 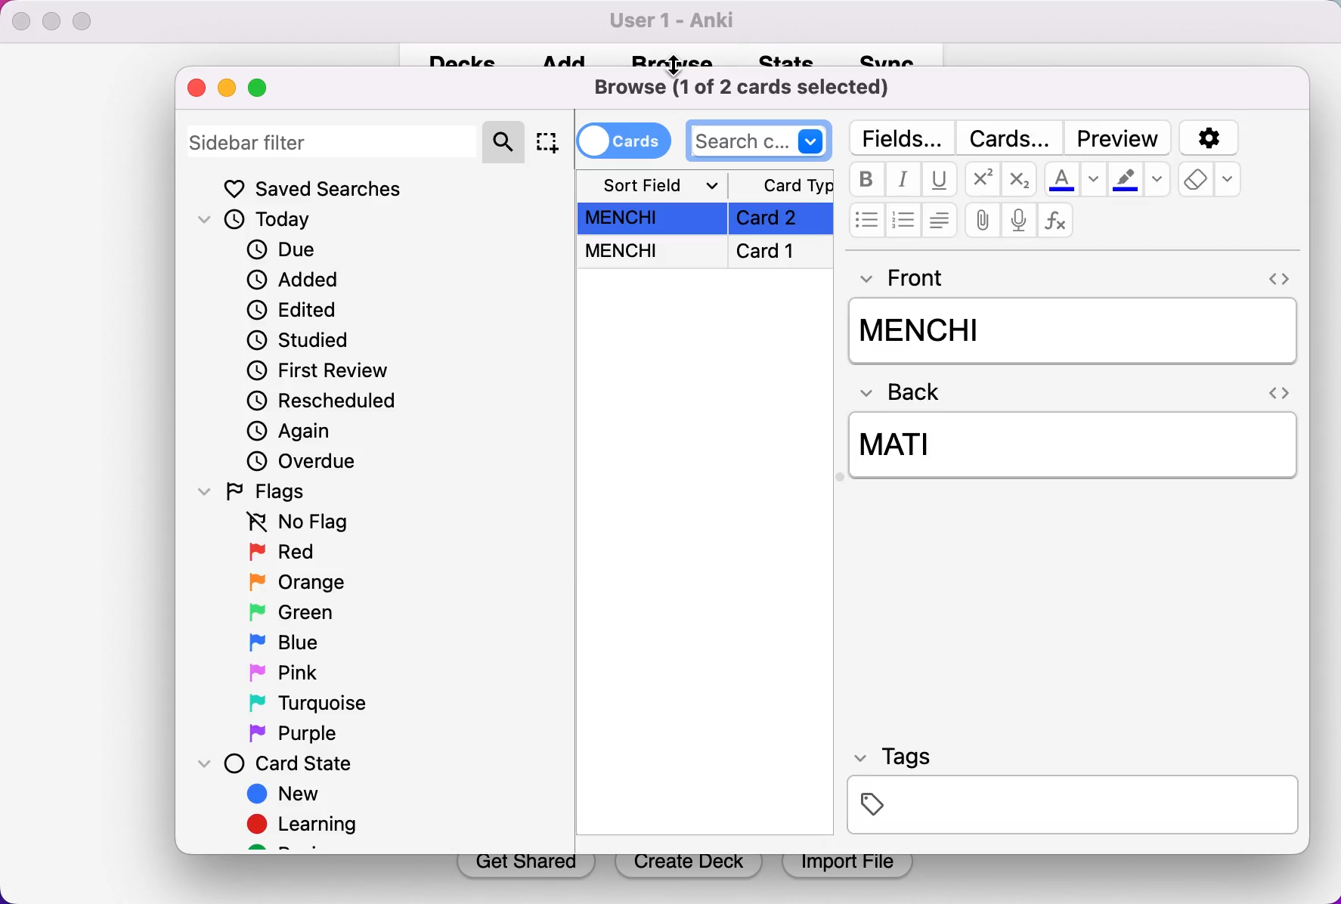 What do you see at coordinates (1076, 179) in the screenshot?
I see `text color` at bounding box center [1076, 179].